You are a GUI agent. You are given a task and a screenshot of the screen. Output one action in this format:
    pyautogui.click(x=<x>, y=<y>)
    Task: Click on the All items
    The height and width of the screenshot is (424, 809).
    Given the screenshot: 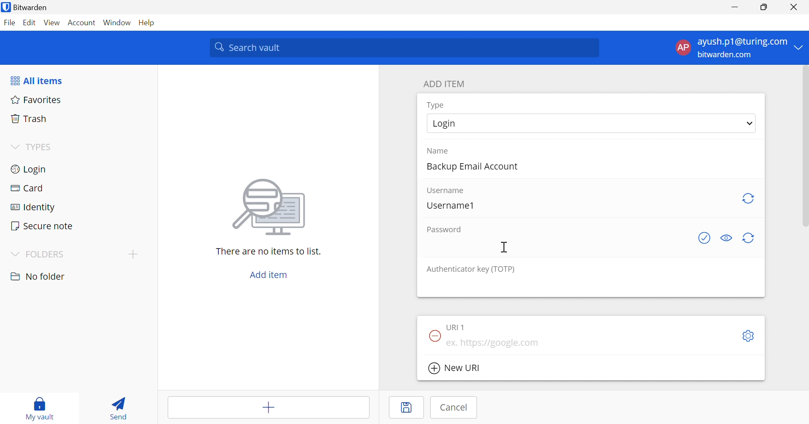 What is the action you would take?
    pyautogui.click(x=38, y=80)
    